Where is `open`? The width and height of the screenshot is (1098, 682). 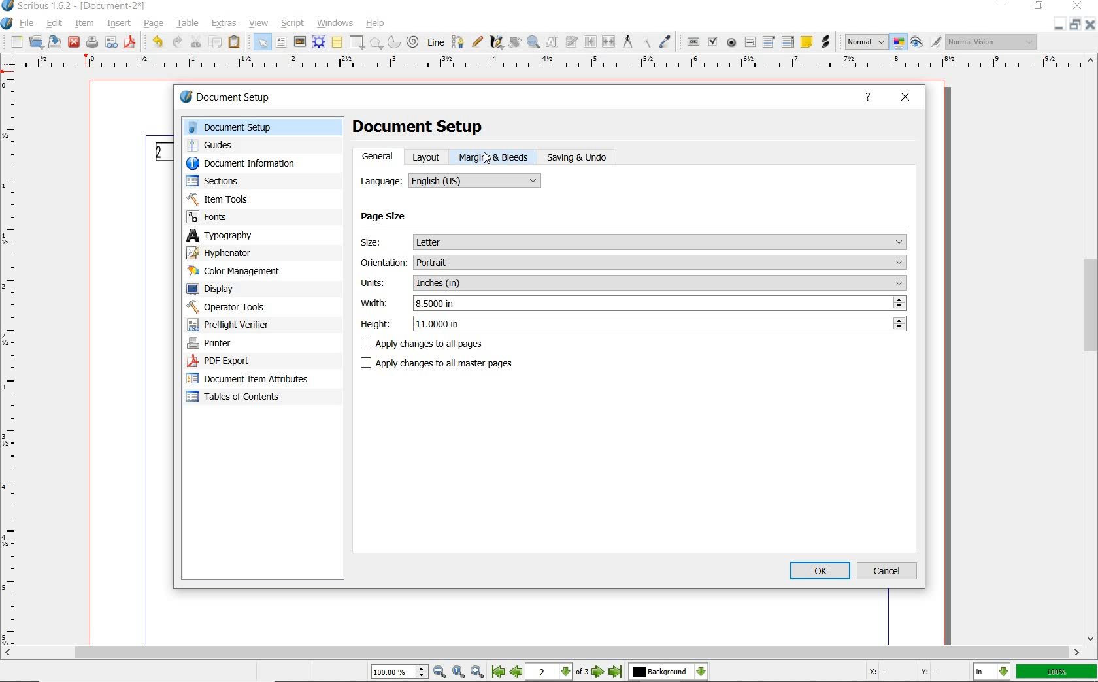
open is located at coordinates (37, 43).